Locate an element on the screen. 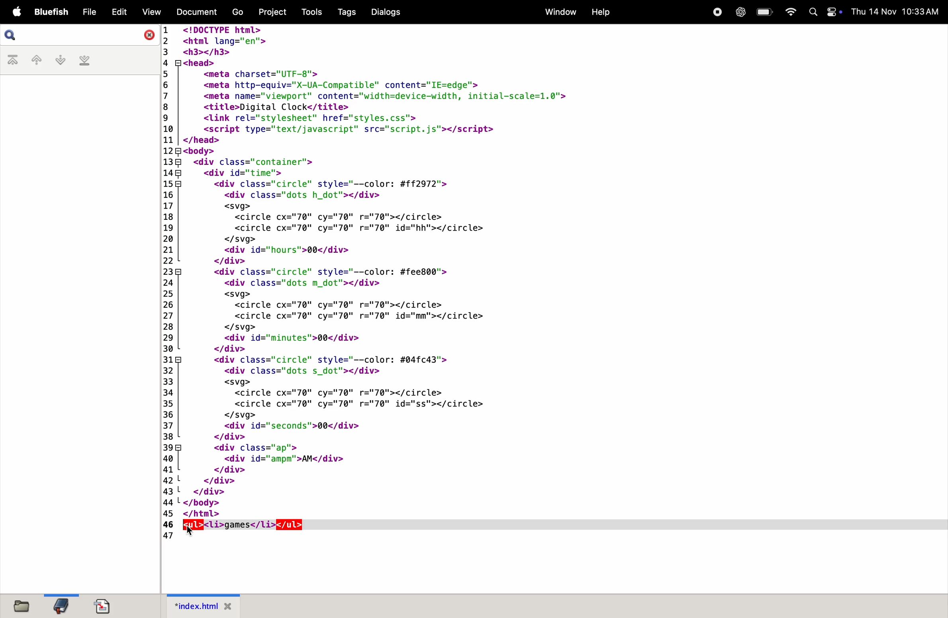 Image resolution: width=948 pixels, height=618 pixels. go is located at coordinates (237, 11).